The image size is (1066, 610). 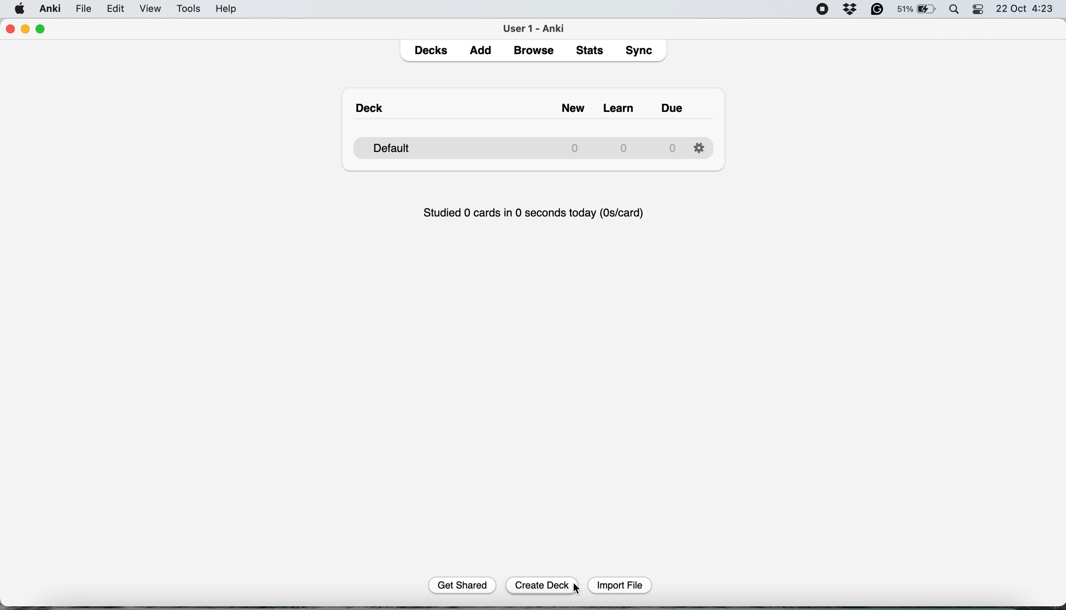 I want to click on file, so click(x=83, y=9).